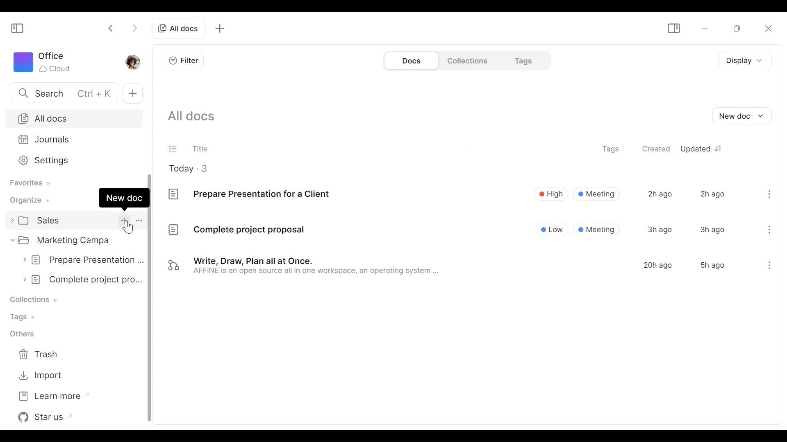 Image resolution: width=787 pixels, height=442 pixels. What do you see at coordinates (658, 265) in the screenshot?
I see `20h ago` at bounding box center [658, 265].